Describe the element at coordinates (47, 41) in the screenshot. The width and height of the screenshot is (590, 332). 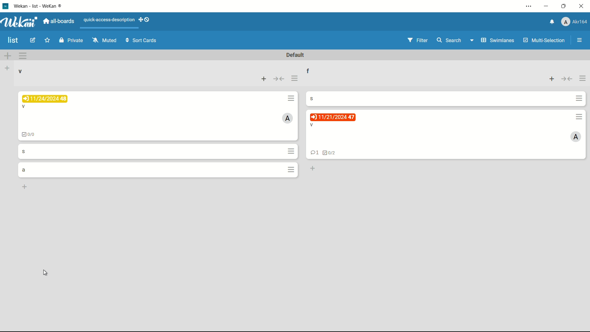
I see `add star to this board` at that location.